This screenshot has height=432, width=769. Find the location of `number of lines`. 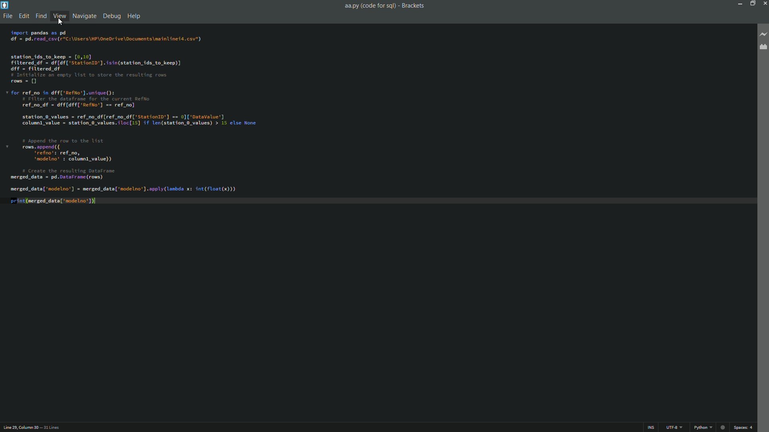

number of lines is located at coordinates (51, 428).